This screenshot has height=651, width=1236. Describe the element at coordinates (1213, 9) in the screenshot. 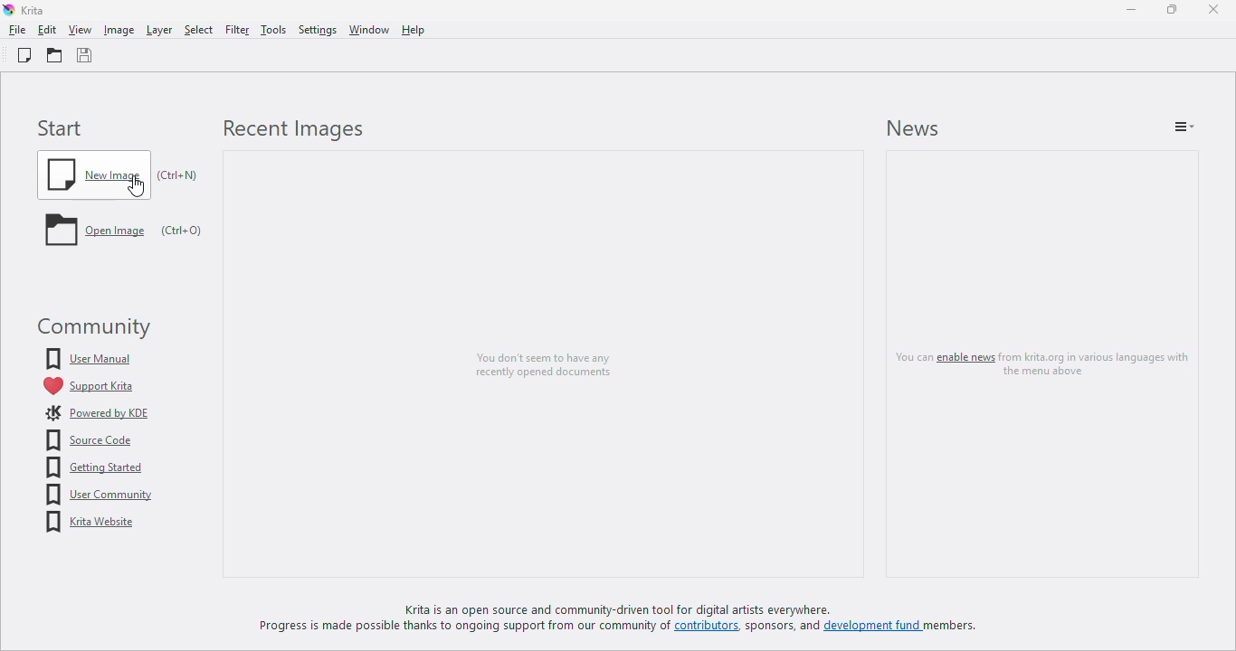

I see `close` at that location.